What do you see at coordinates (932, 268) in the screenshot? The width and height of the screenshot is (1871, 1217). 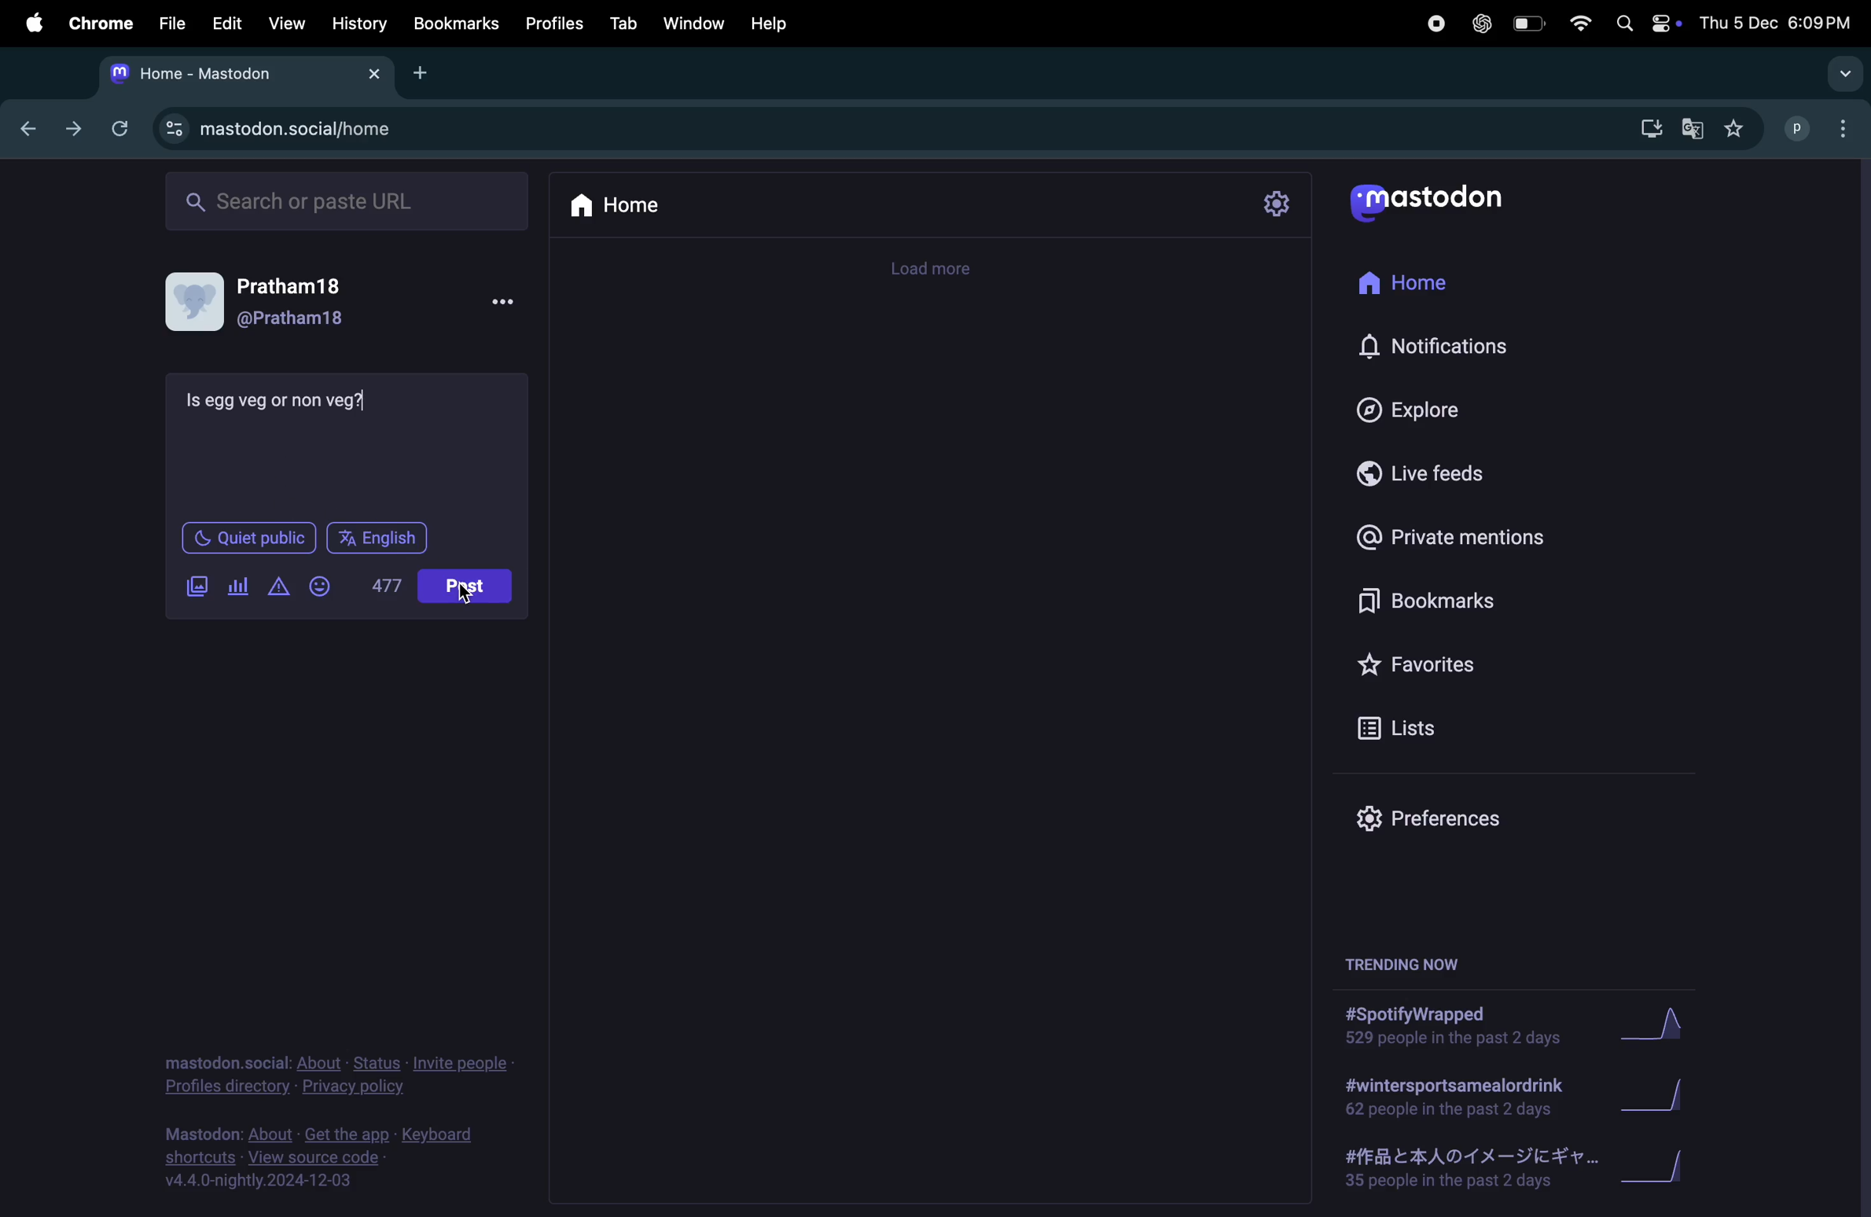 I see `load more` at bounding box center [932, 268].